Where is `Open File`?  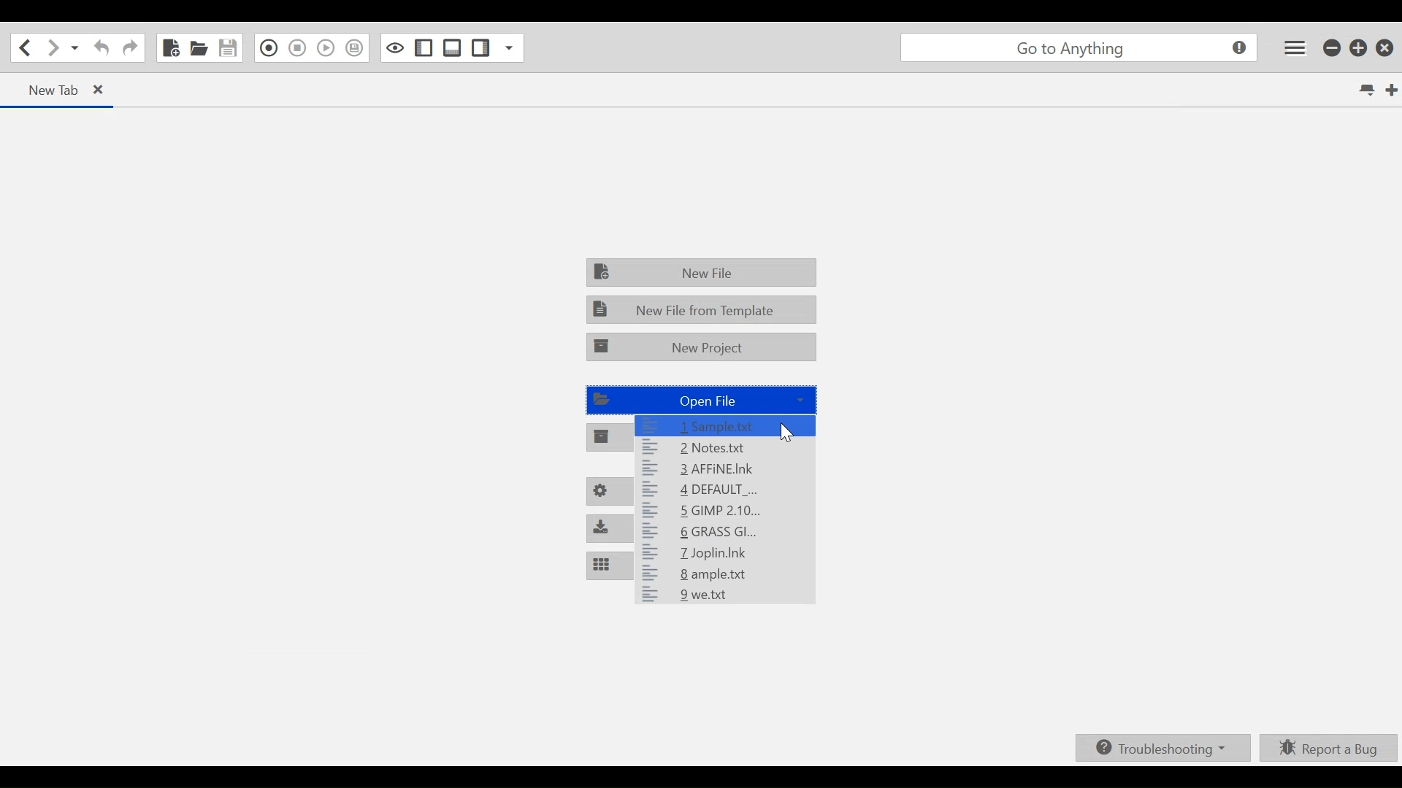
Open File is located at coordinates (199, 47).